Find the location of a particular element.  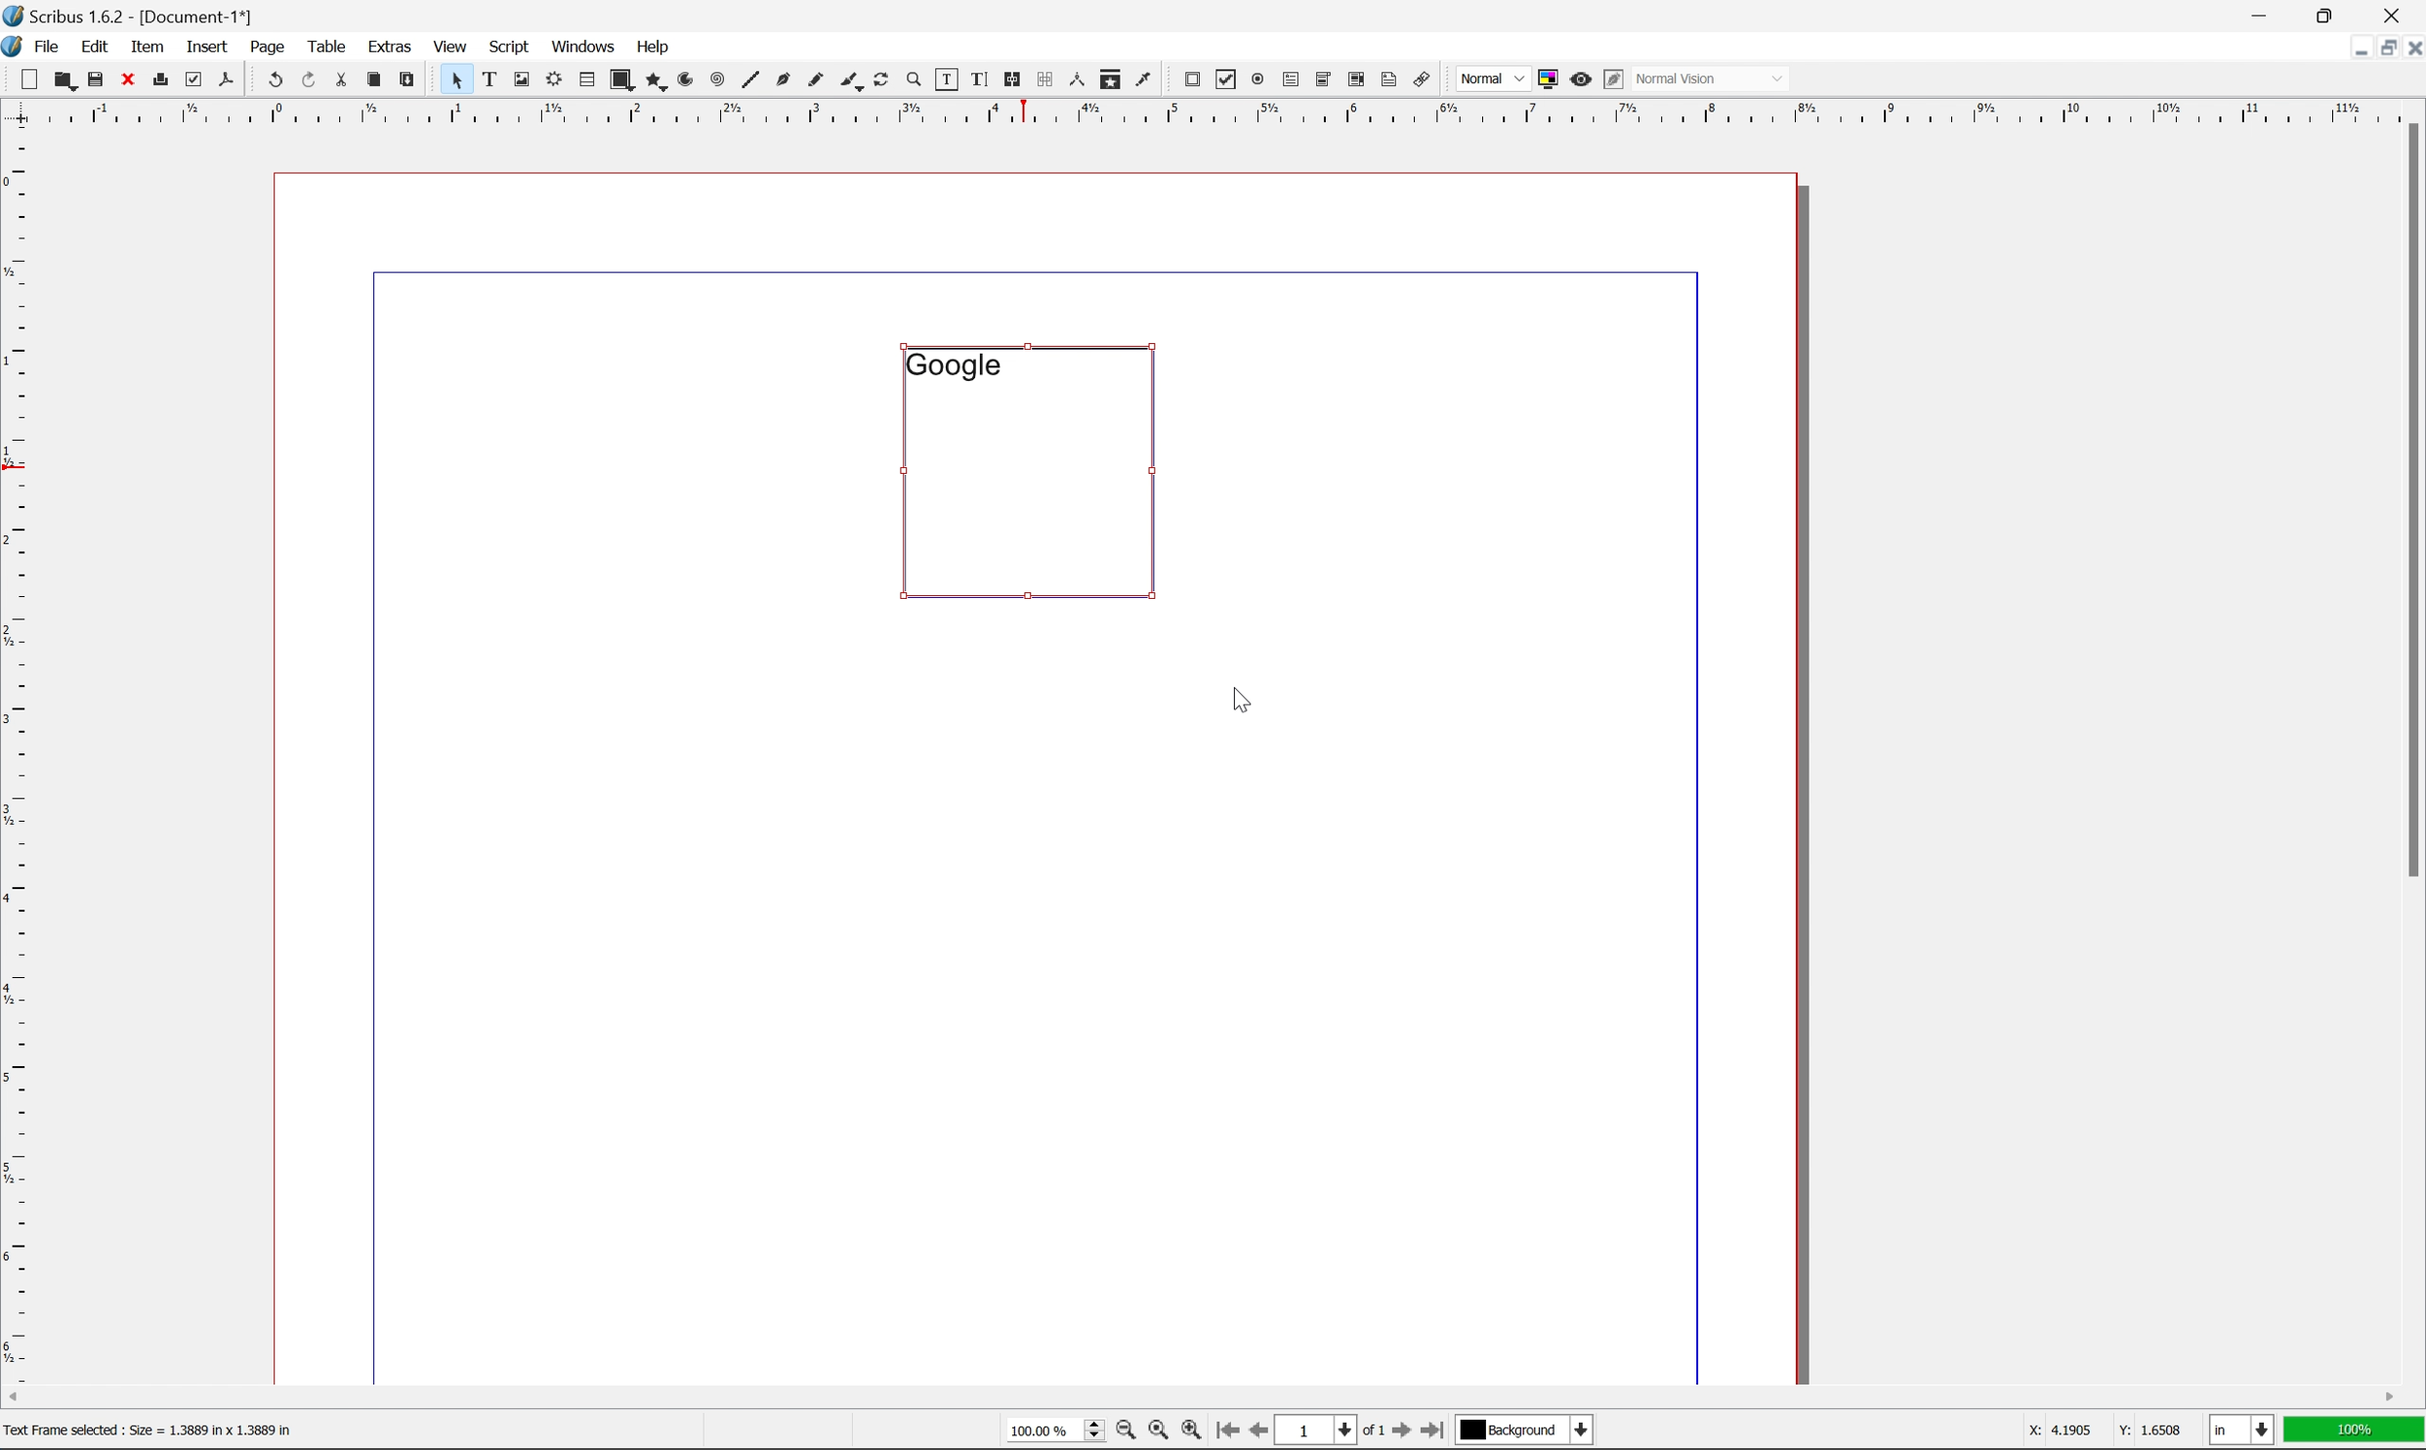

scroll bar is located at coordinates (1201, 1396).